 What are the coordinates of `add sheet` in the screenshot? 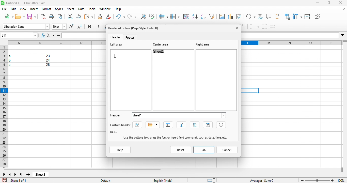 It's located at (29, 173).